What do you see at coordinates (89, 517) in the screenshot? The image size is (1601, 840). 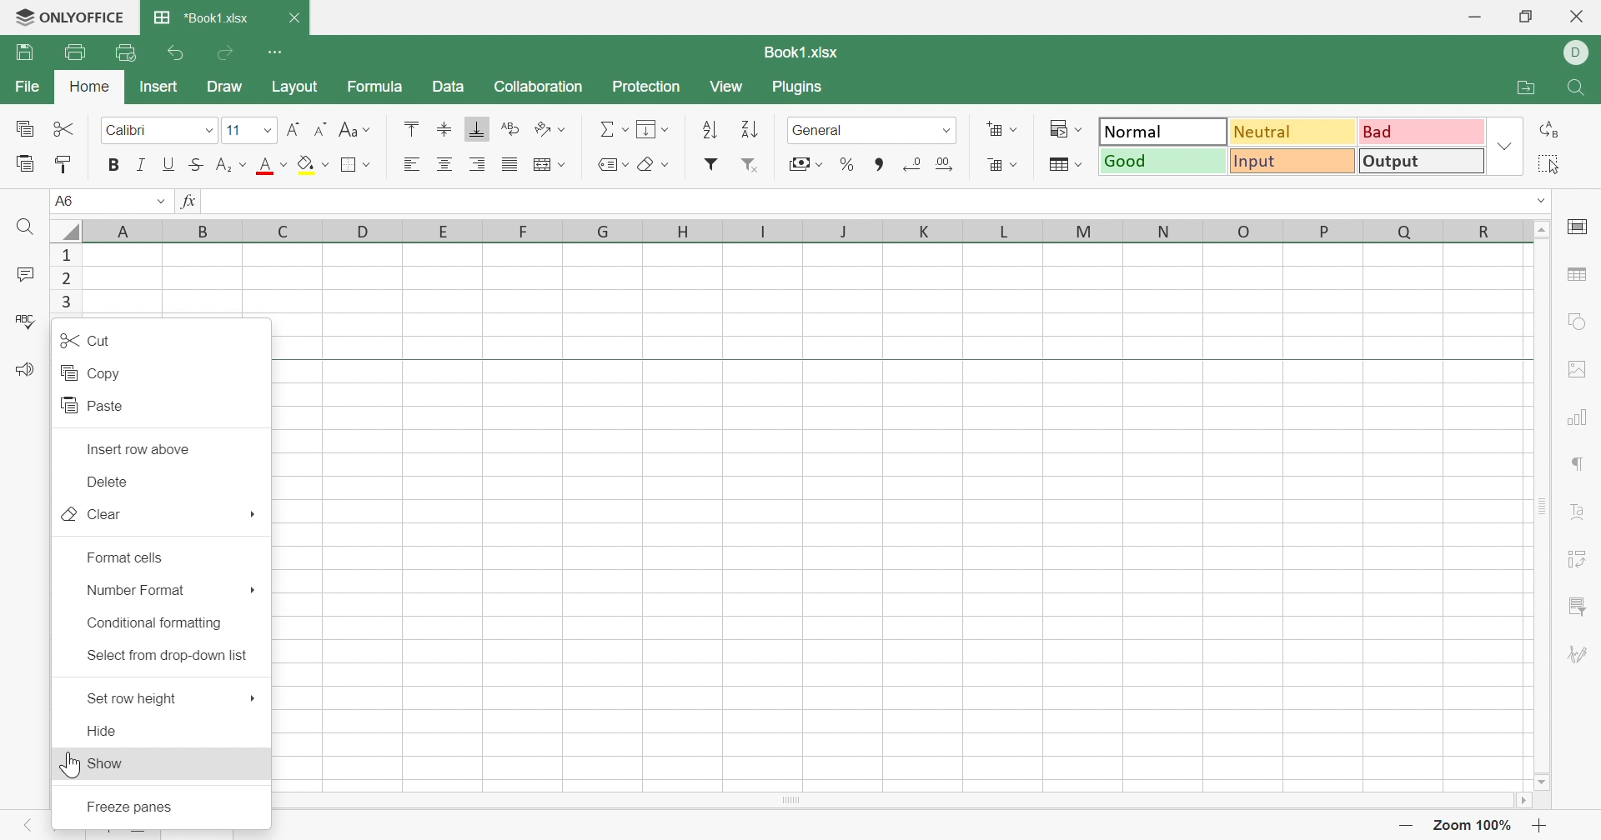 I see `Clear` at bounding box center [89, 517].